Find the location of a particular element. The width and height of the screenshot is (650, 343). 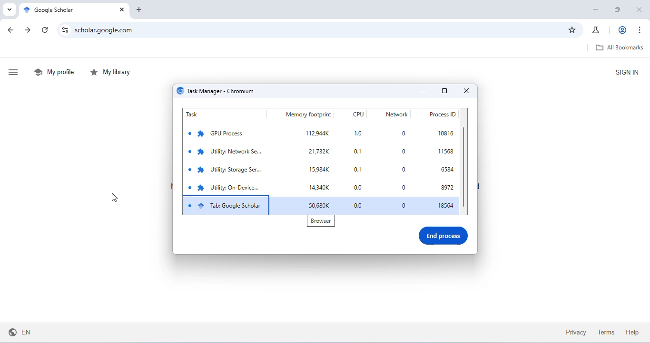

minimize is located at coordinates (422, 90).